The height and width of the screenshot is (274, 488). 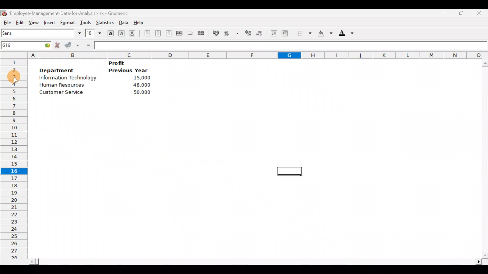 I want to click on Borders, so click(x=304, y=33).